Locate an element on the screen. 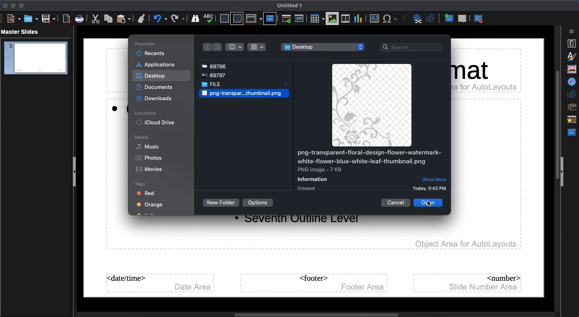 This screenshot has width=579, height=317. iCloud Drive is located at coordinates (157, 123).